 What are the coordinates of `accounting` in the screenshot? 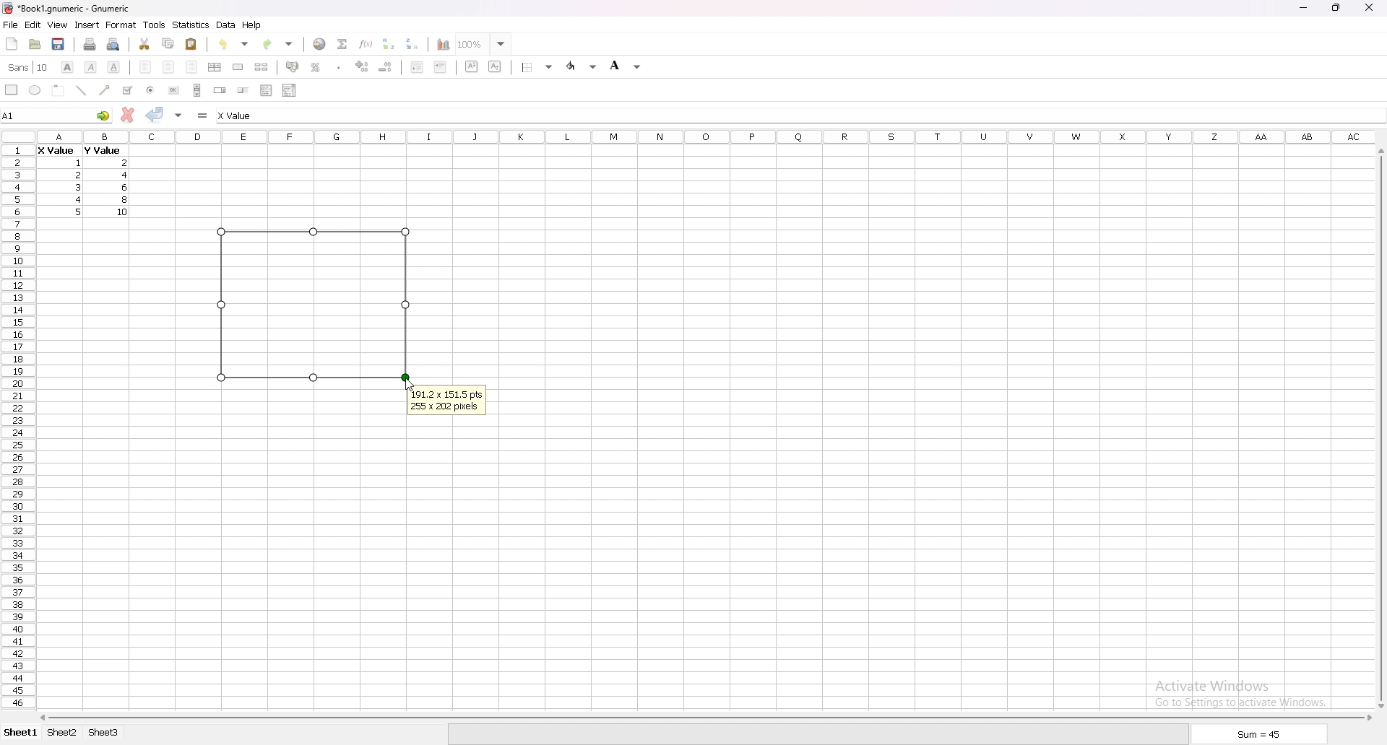 It's located at (293, 66).